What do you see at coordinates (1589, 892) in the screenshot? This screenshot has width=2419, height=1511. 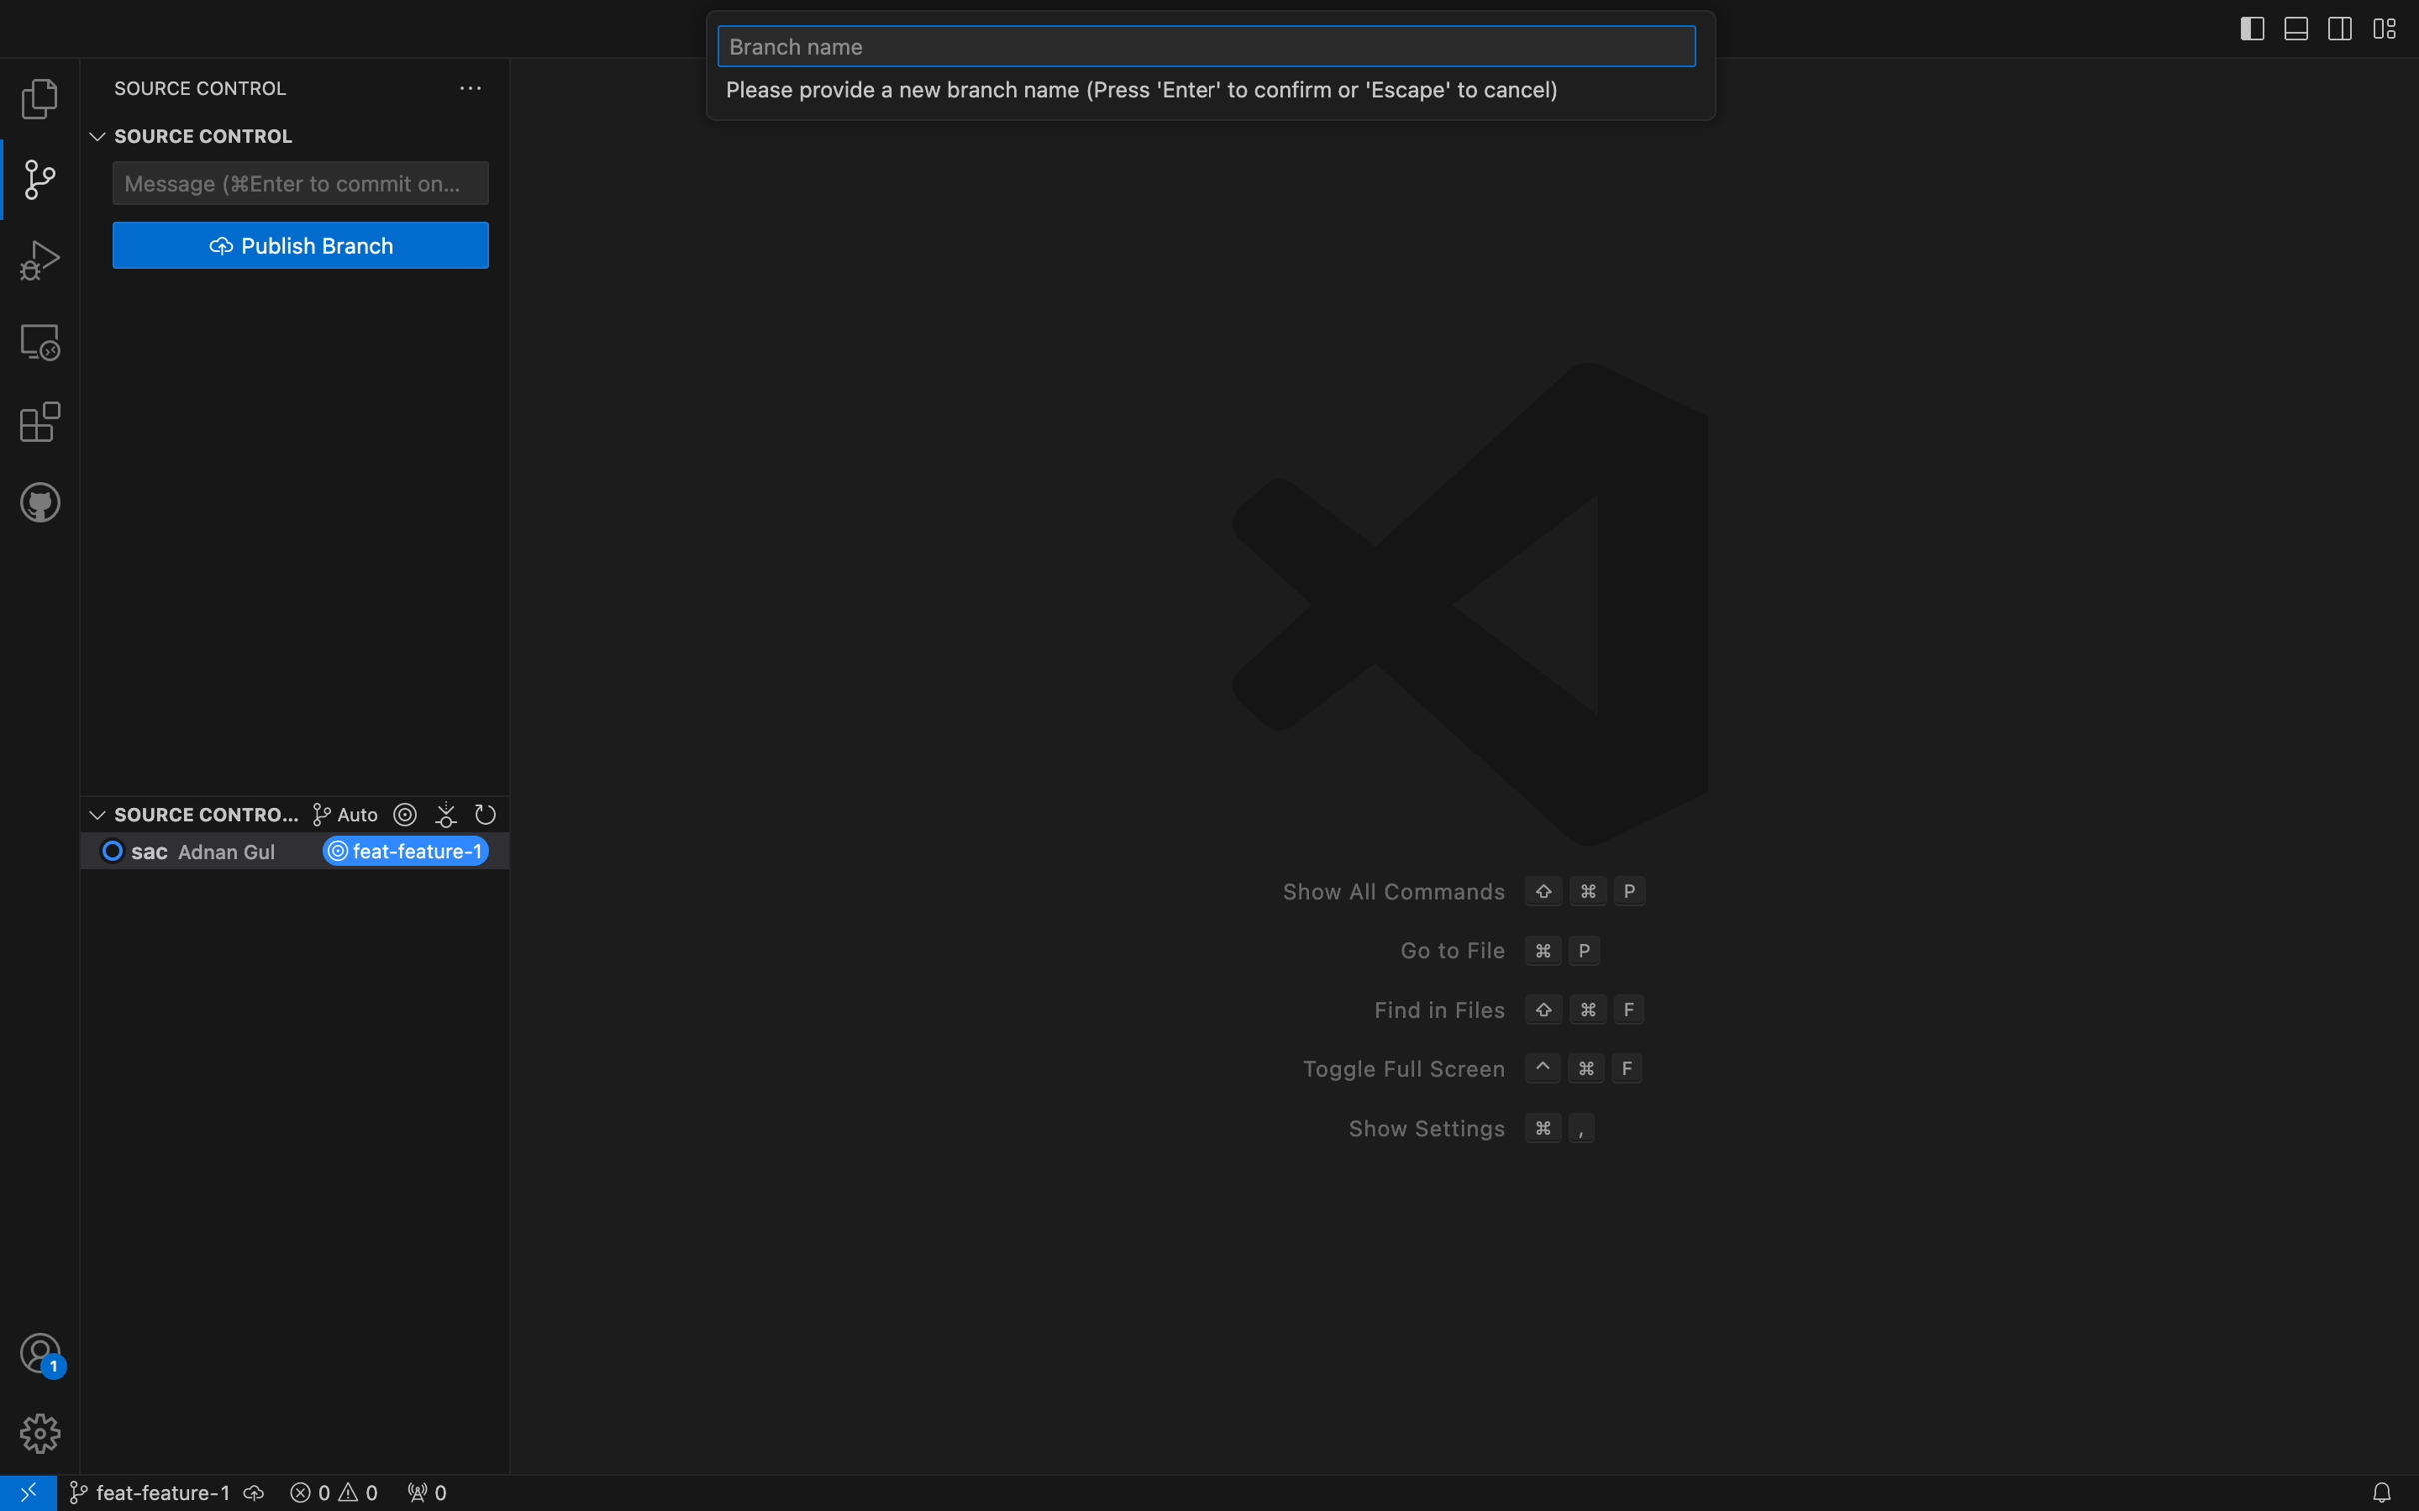 I see `Command` at bounding box center [1589, 892].